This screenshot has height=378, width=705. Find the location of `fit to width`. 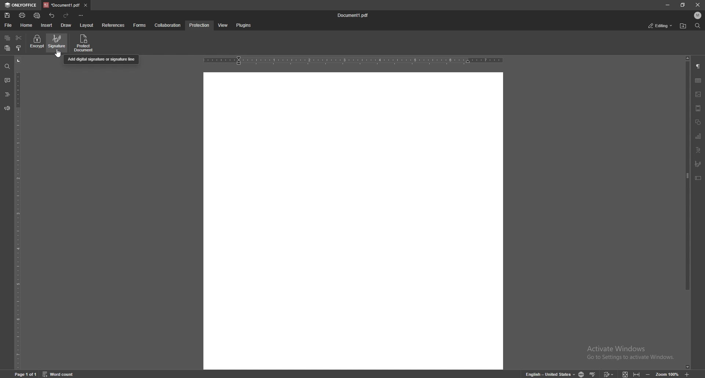

fit to width is located at coordinates (637, 373).